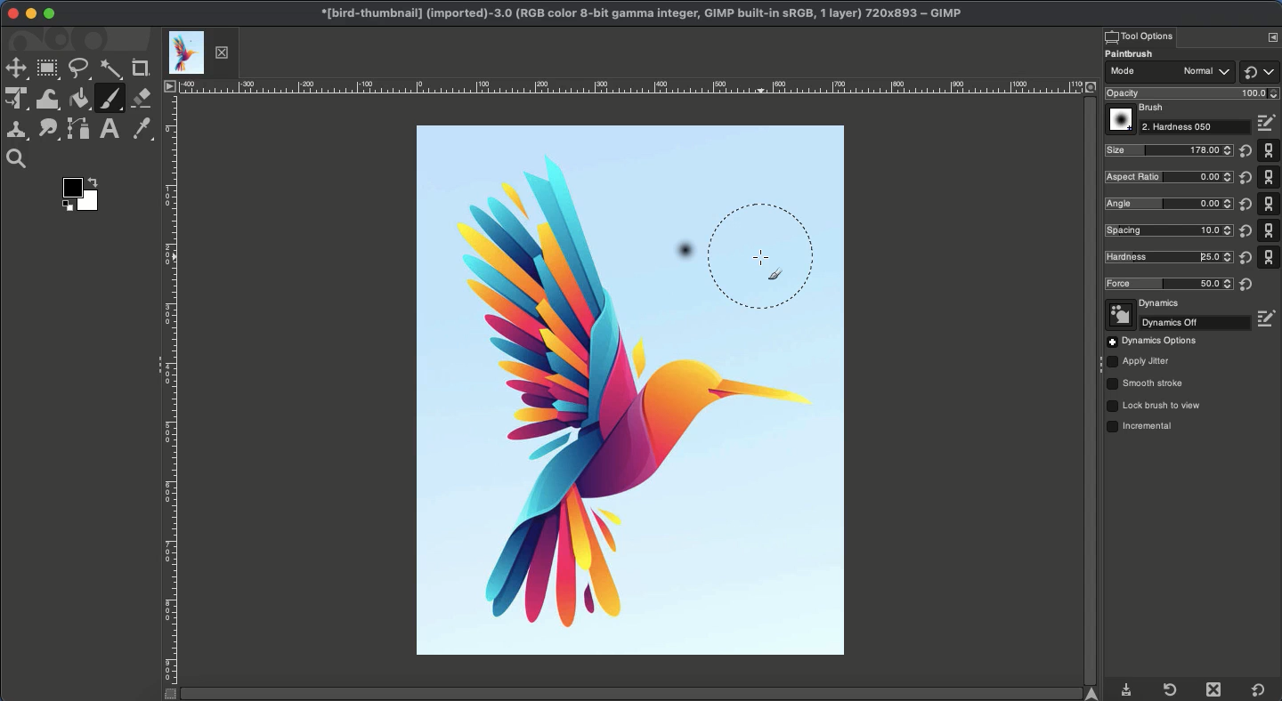  I want to click on Hardness, so click(1164, 256).